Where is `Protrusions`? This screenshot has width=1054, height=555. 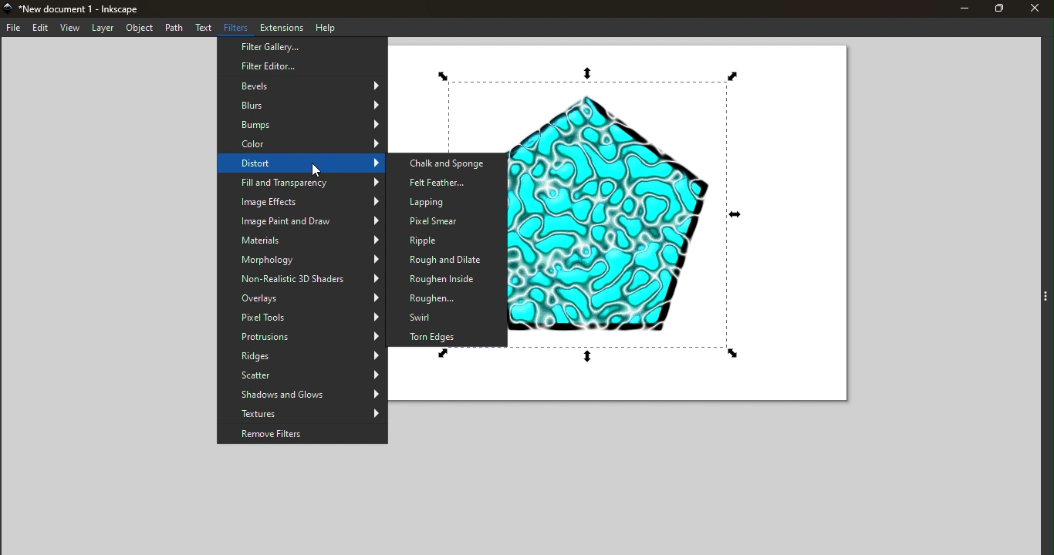 Protrusions is located at coordinates (302, 338).